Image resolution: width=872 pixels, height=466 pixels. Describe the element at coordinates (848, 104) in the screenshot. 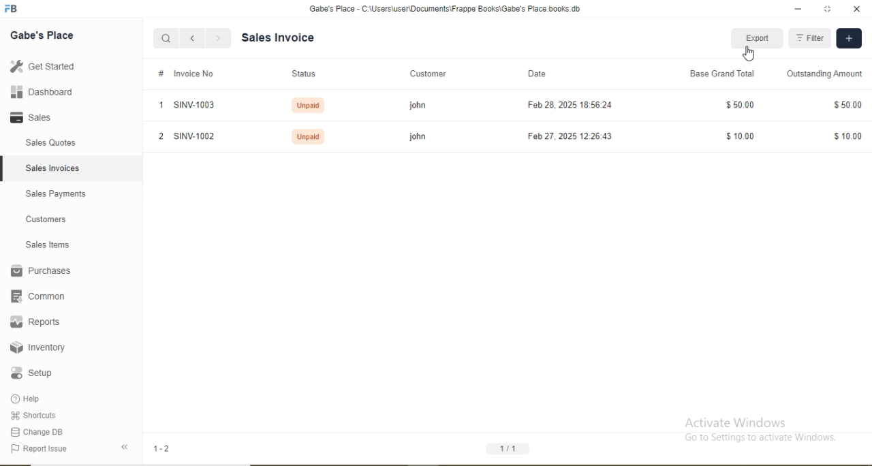

I see `$5000` at that location.